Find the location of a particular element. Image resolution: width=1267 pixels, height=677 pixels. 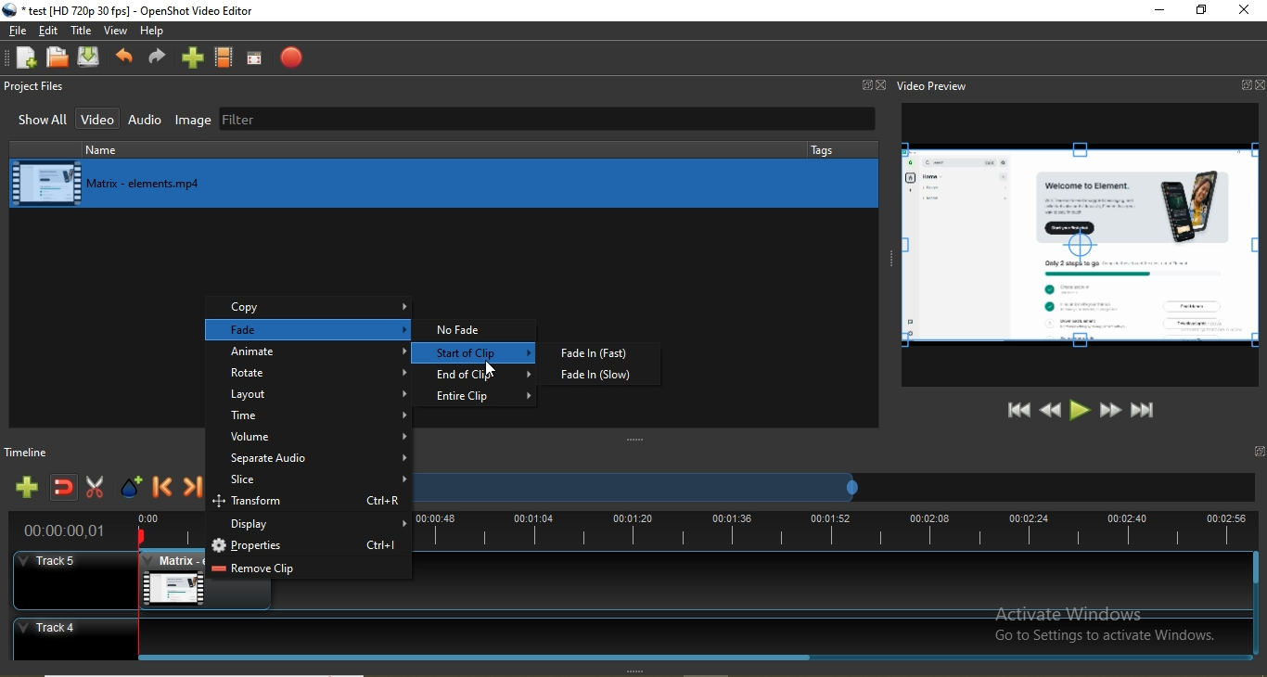

fade in (slow) is located at coordinates (607, 375).